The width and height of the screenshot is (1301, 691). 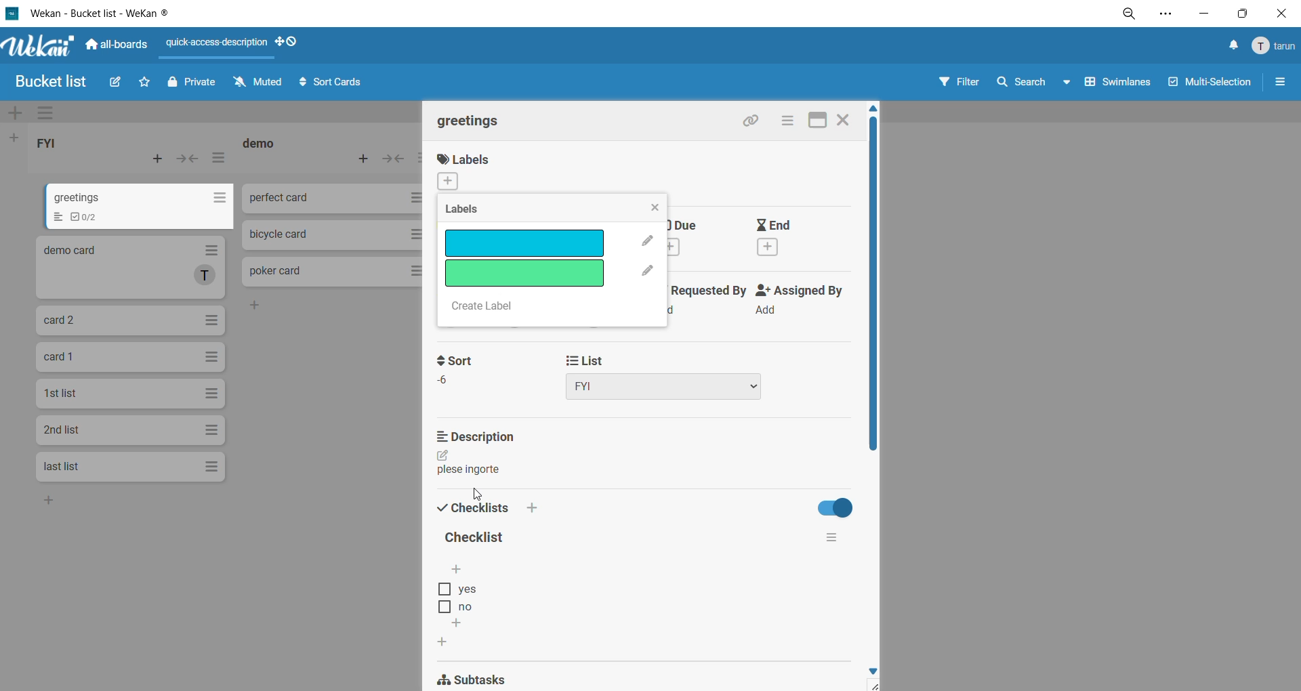 What do you see at coordinates (291, 45) in the screenshot?
I see `show desktop drag handles` at bounding box center [291, 45].